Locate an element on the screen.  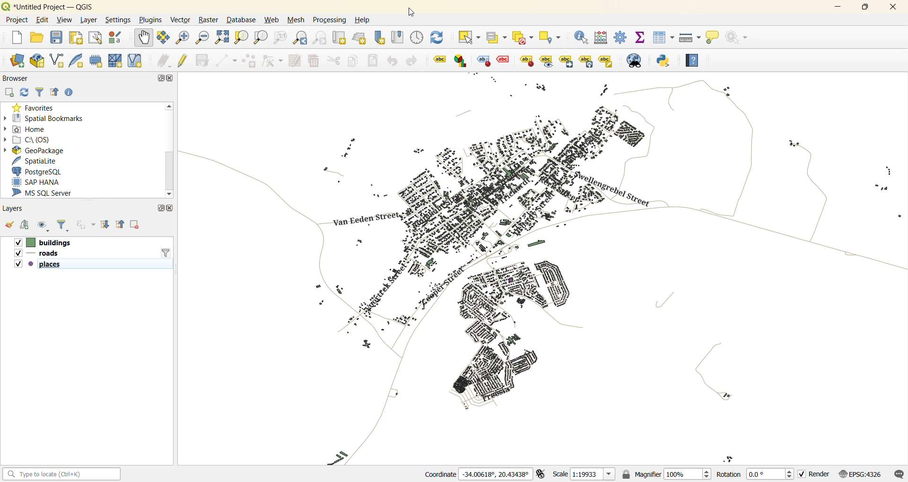
places is located at coordinates (39, 265).